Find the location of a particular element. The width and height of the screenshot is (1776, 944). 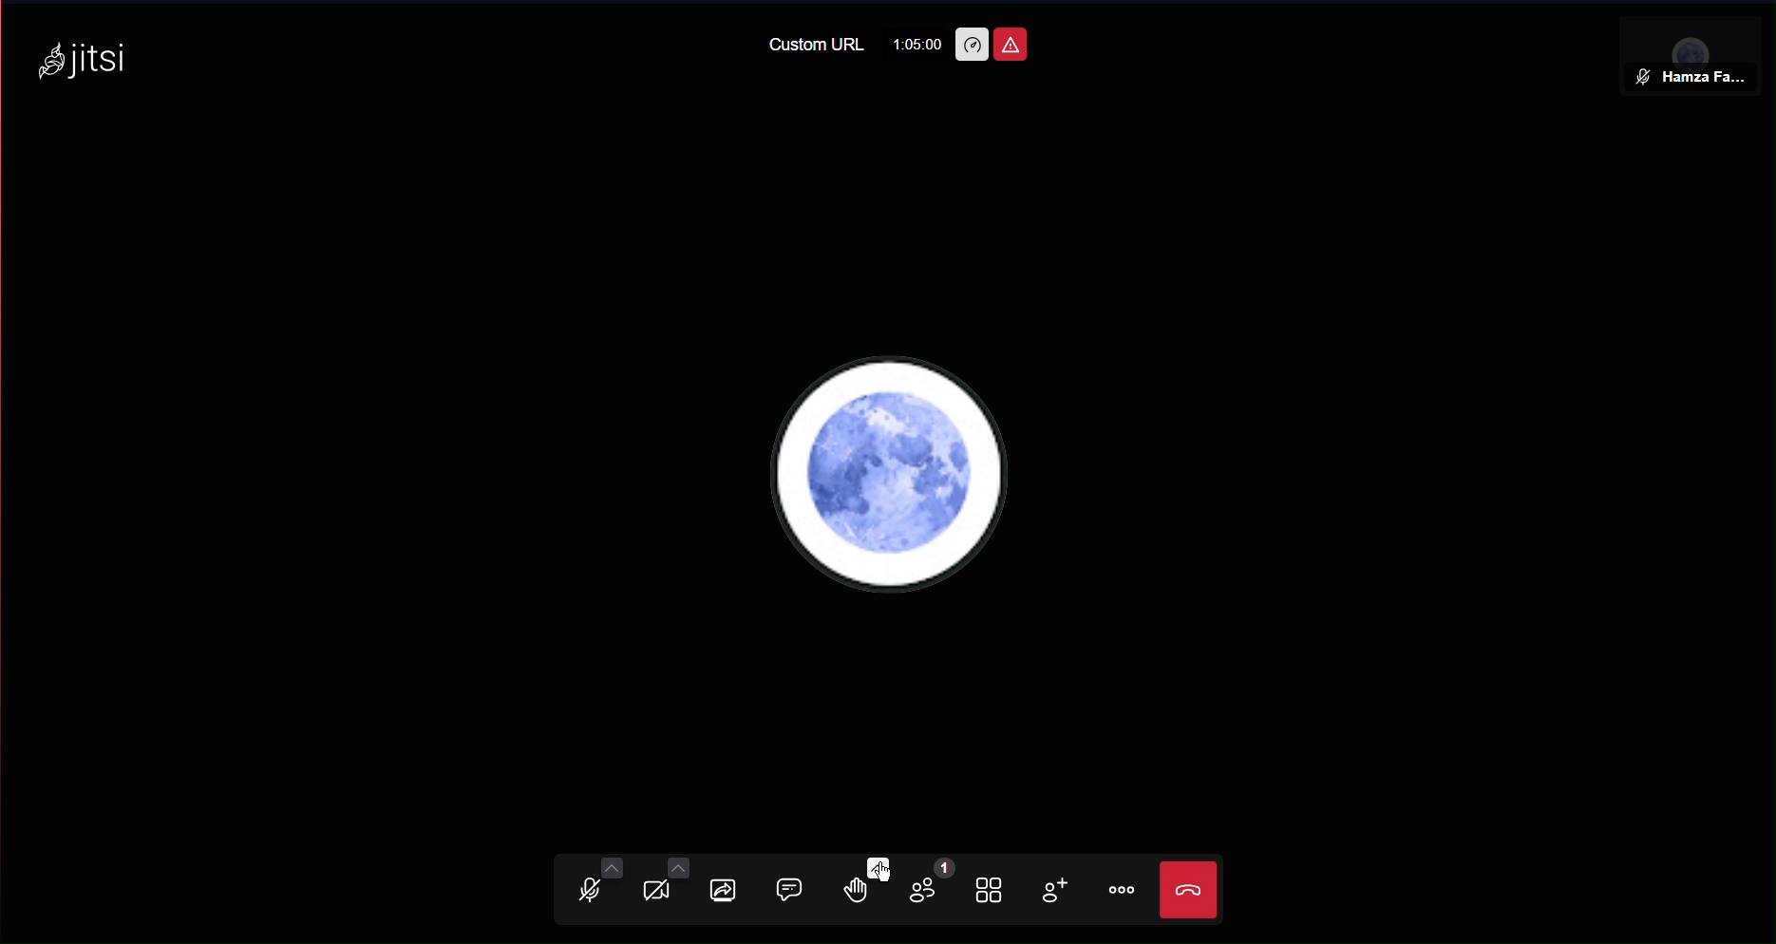

Add Participant is located at coordinates (1050, 894).